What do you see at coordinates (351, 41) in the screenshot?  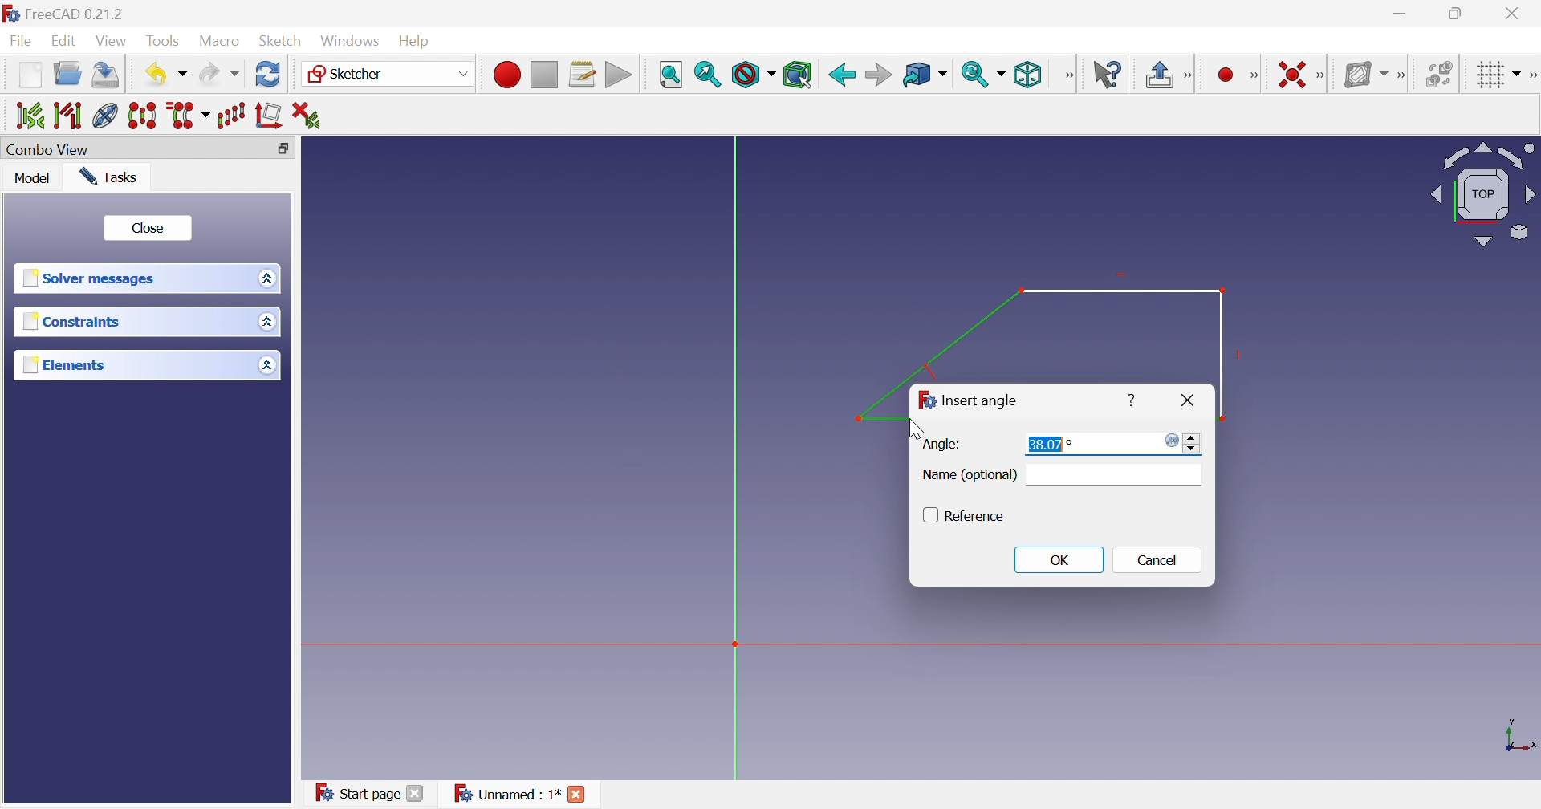 I see `Windows` at bounding box center [351, 41].